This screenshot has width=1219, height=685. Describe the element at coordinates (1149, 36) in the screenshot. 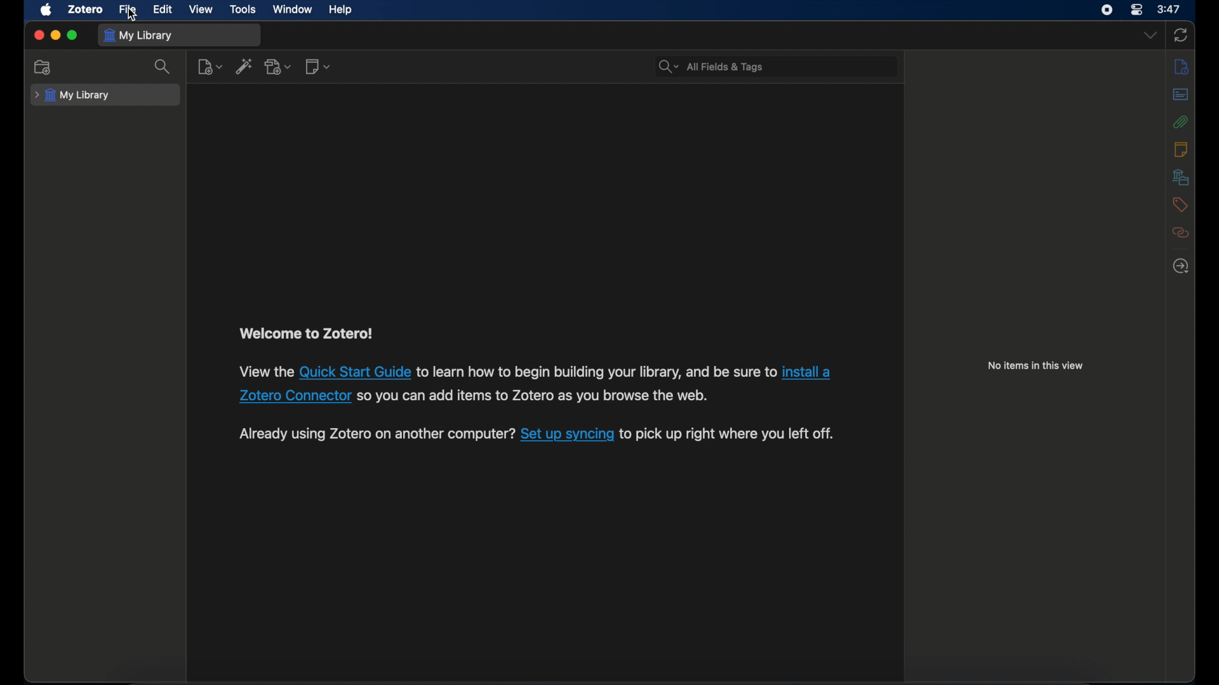

I see `dropdown` at that location.